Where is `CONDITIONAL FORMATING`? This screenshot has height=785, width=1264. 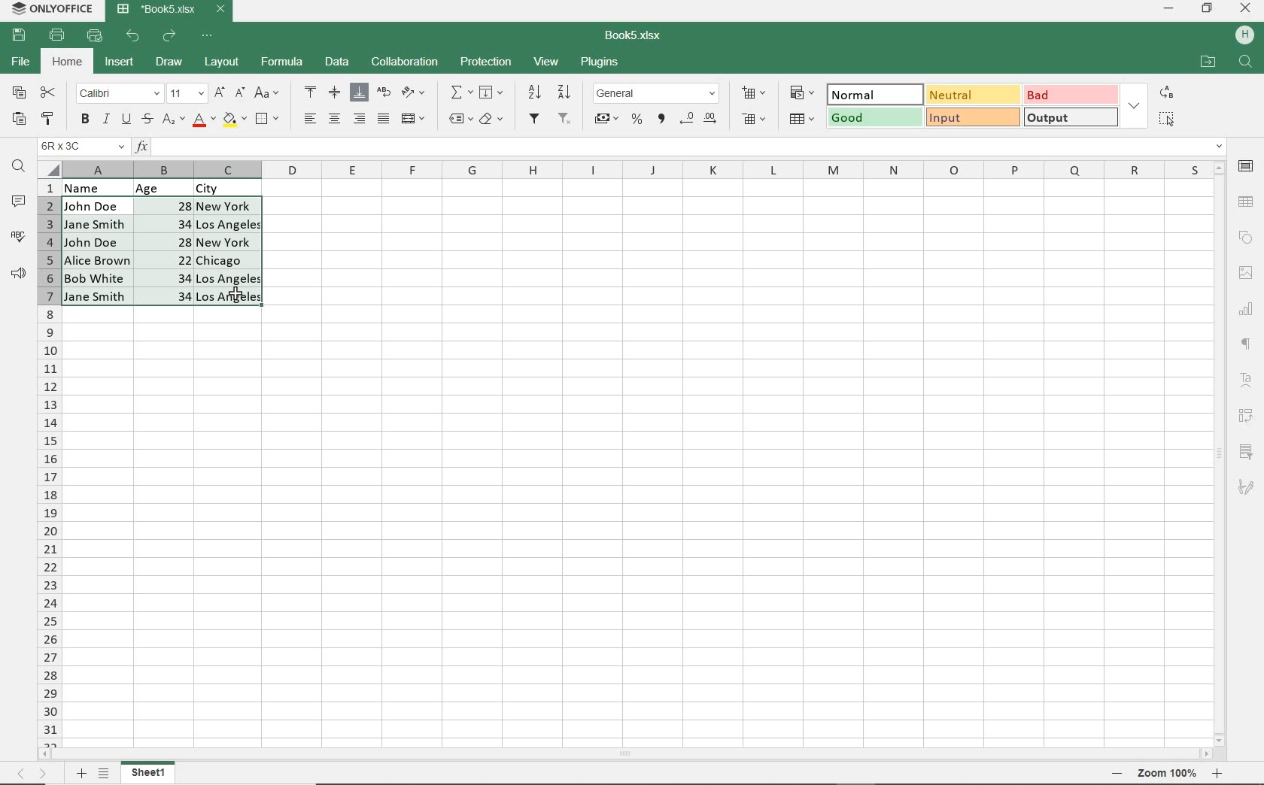
CONDITIONAL FORMATING is located at coordinates (802, 92).